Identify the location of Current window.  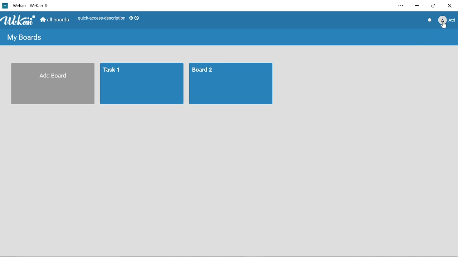
(28, 5).